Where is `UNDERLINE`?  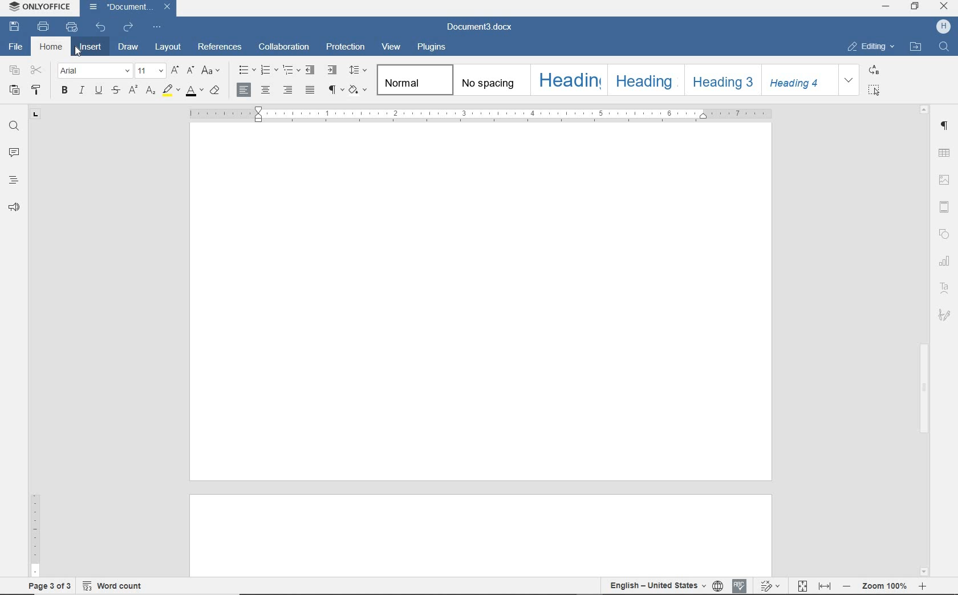
UNDERLINE is located at coordinates (98, 92).